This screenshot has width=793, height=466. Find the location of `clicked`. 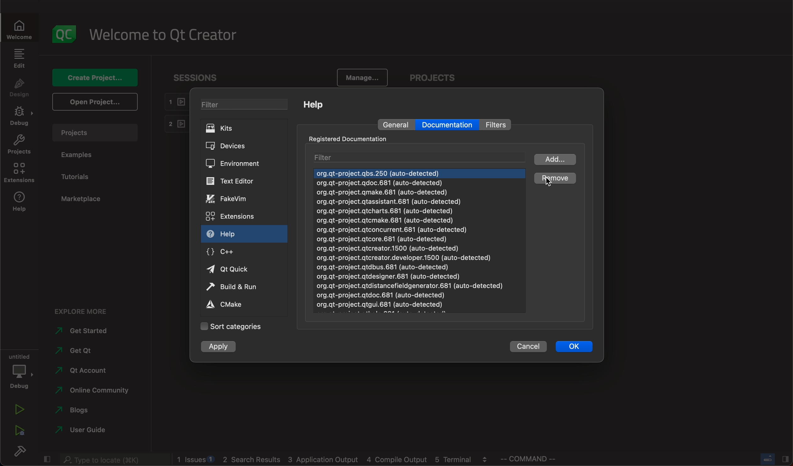

clicked is located at coordinates (554, 179).